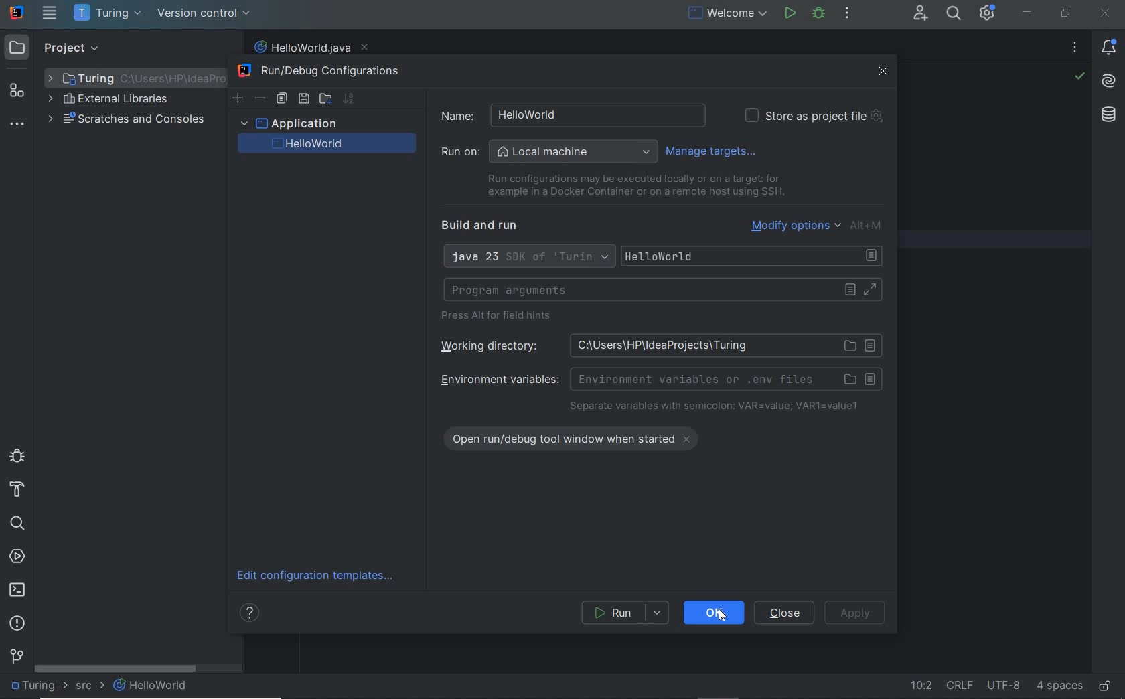 This screenshot has height=699, width=1125. I want to click on APPLICATION, so click(288, 123).